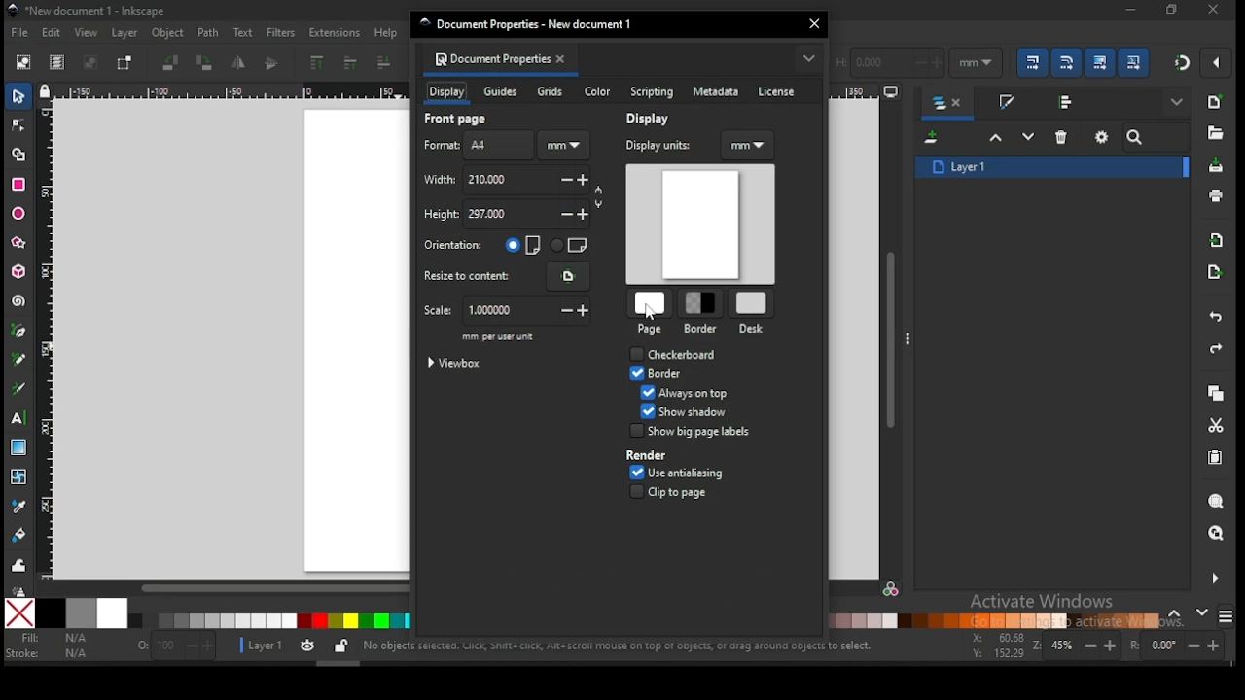 This screenshot has height=700, width=1245. Describe the element at coordinates (701, 330) in the screenshot. I see `border` at that location.